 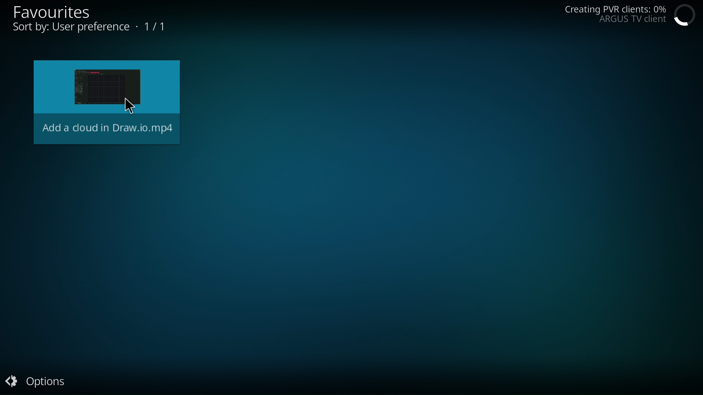 What do you see at coordinates (42, 381) in the screenshot?
I see `options` at bounding box center [42, 381].